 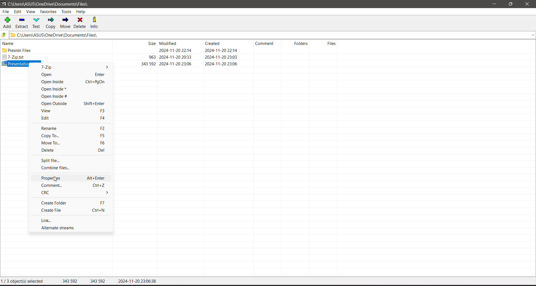 I want to click on 343 592, so click(x=71, y=280).